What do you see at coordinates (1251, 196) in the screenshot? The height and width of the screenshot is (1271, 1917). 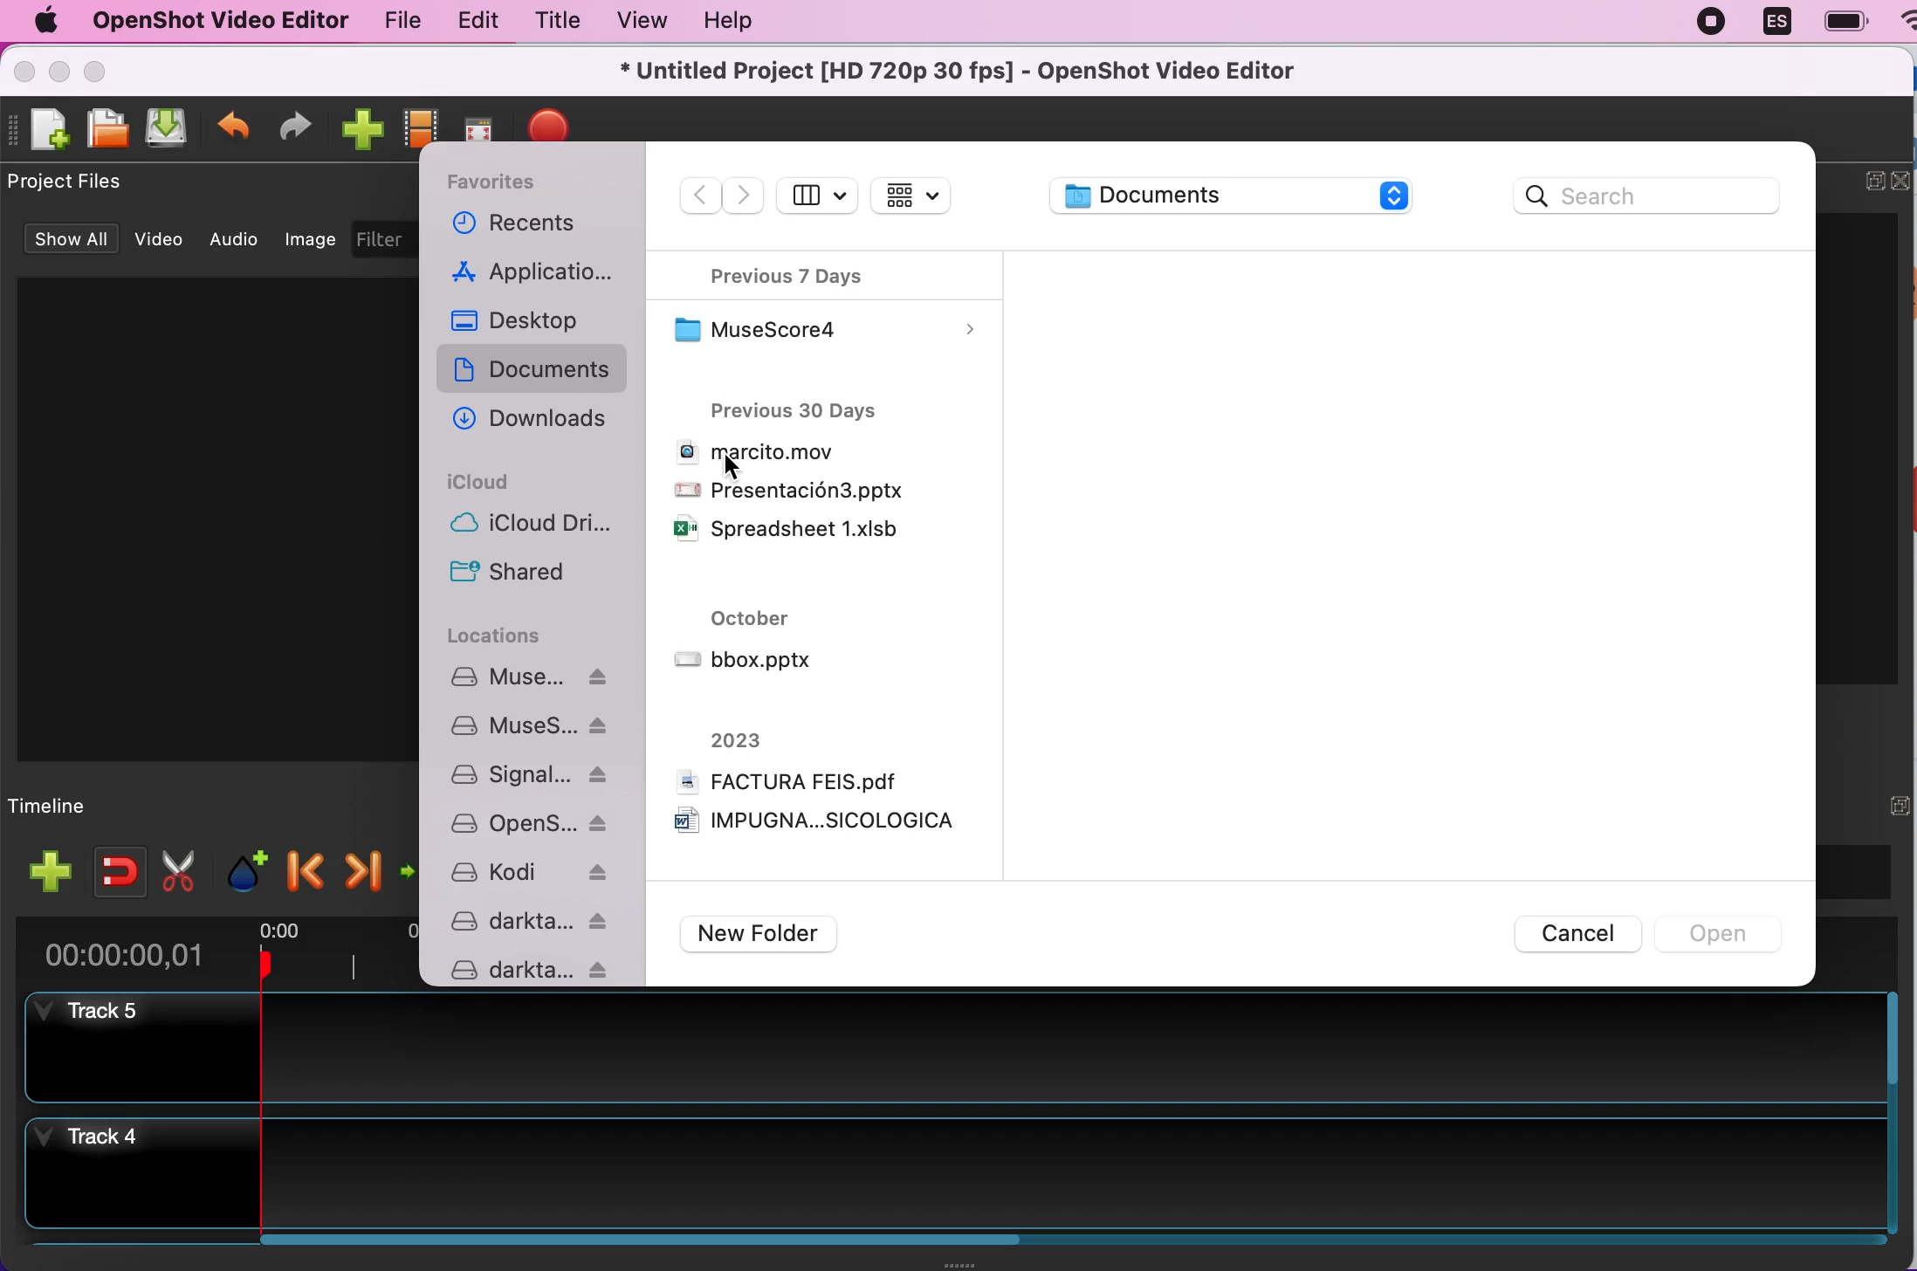 I see `documents` at bounding box center [1251, 196].